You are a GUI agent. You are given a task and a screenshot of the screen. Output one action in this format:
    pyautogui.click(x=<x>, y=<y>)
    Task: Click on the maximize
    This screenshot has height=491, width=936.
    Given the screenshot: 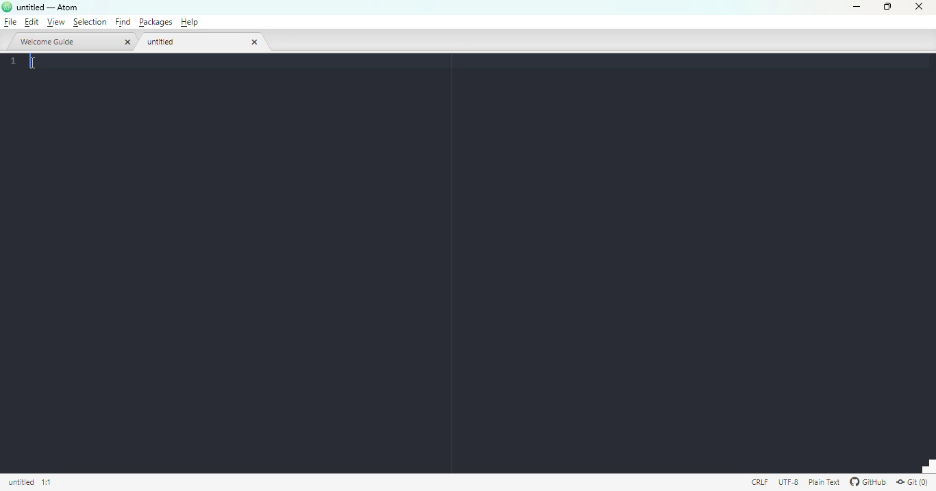 What is the action you would take?
    pyautogui.click(x=887, y=5)
    